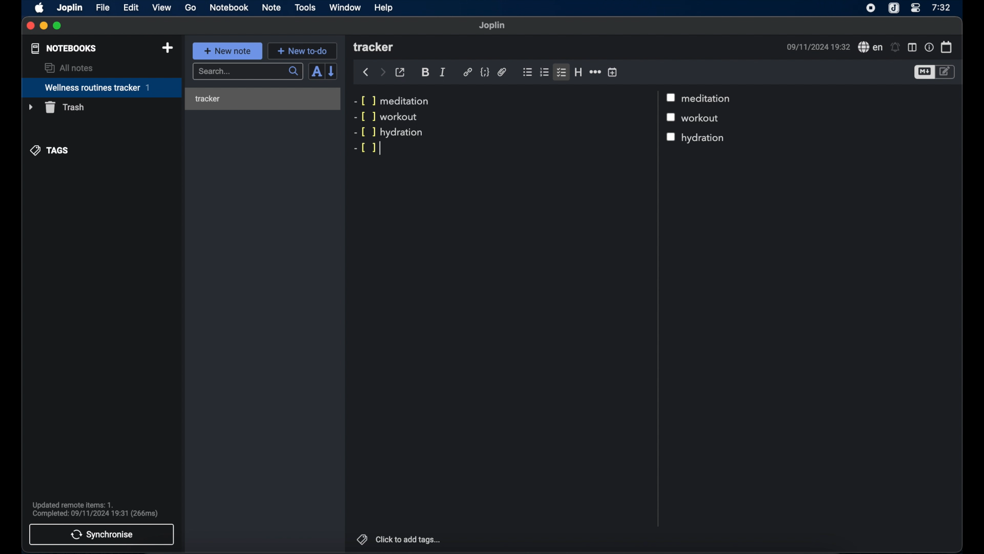  Describe the element at coordinates (229, 8) in the screenshot. I see `notebook` at that location.